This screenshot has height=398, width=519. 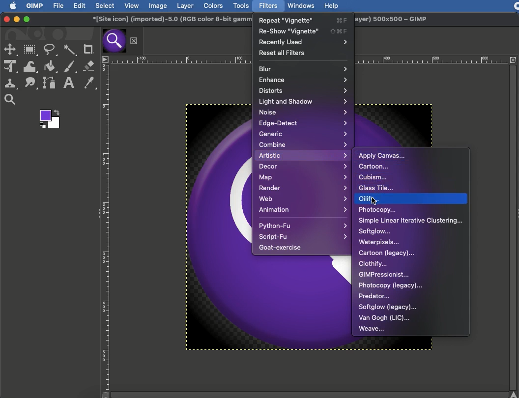 I want to click on Color picker, so click(x=89, y=82).